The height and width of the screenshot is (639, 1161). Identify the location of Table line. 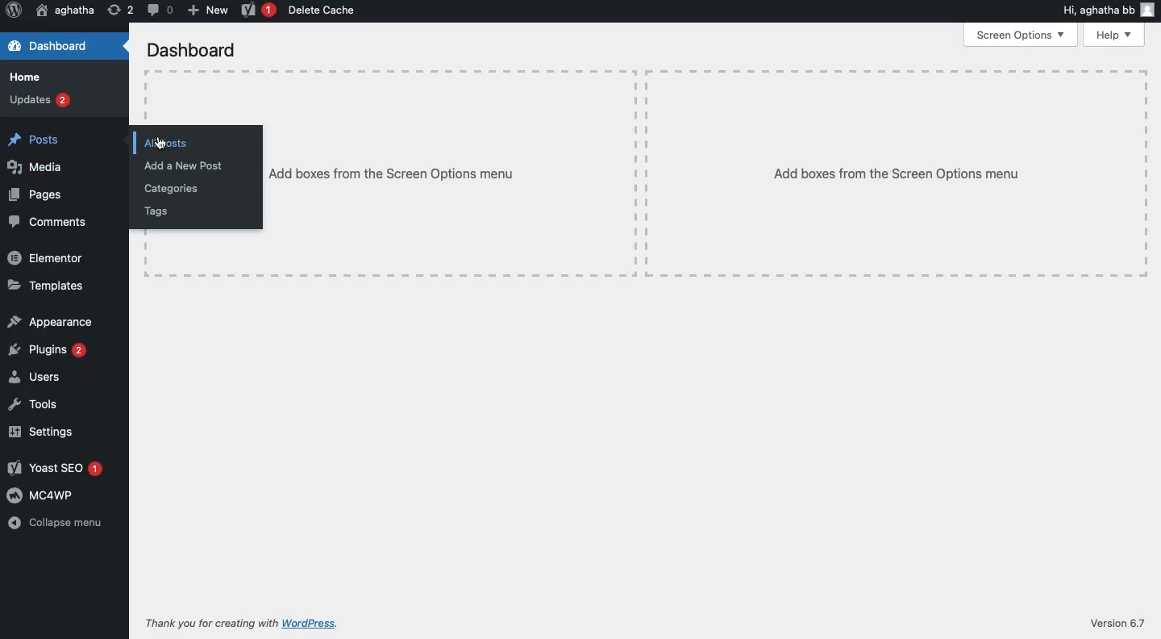
(643, 171).